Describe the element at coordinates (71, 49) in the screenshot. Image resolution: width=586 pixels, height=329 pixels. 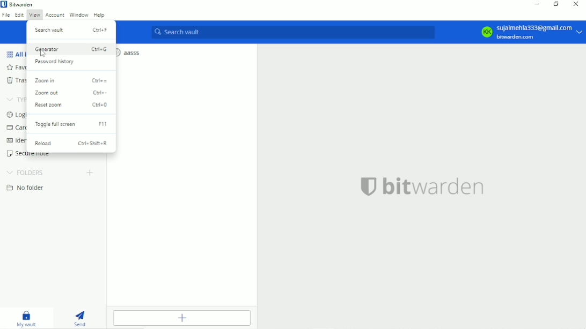
I see `Generator` at that location.